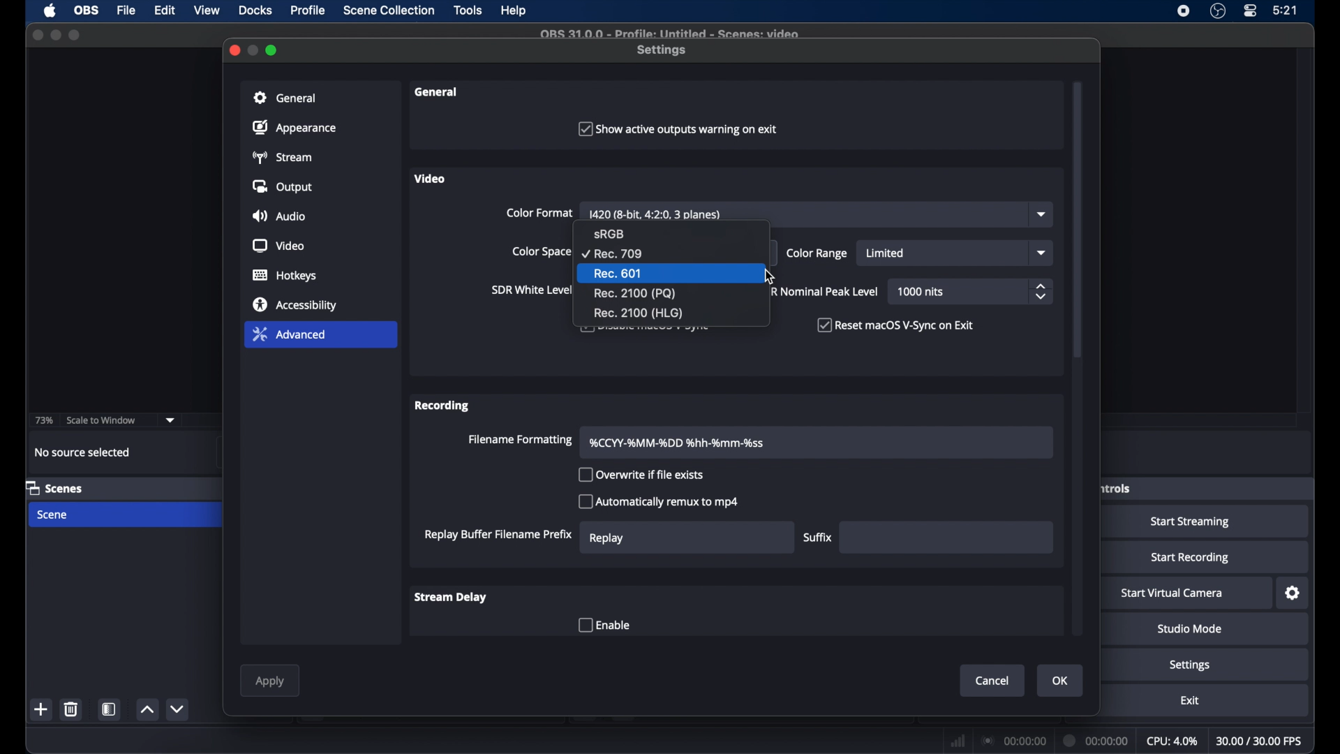  I want to click on obscure label, so click(1117, 487).